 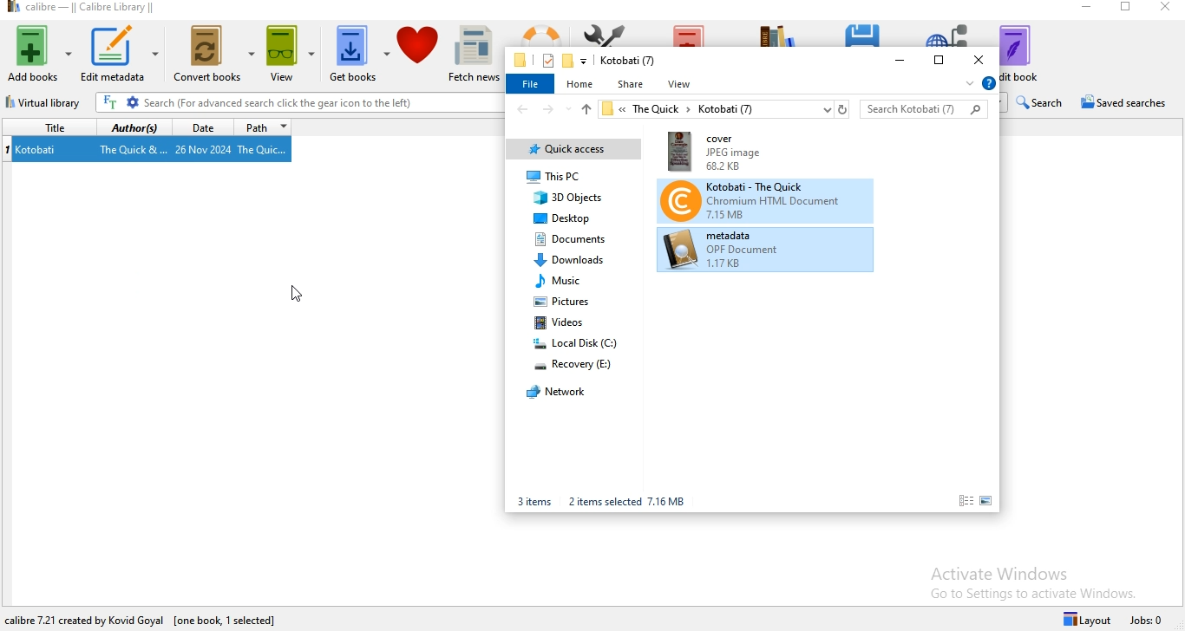 I want to click on back, so click(x=521, y=109).